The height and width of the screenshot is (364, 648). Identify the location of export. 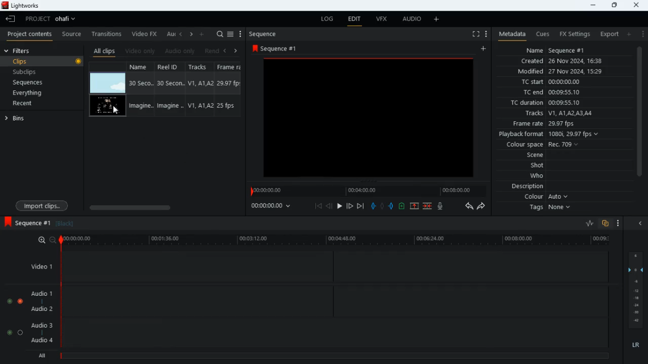
(606, 34).